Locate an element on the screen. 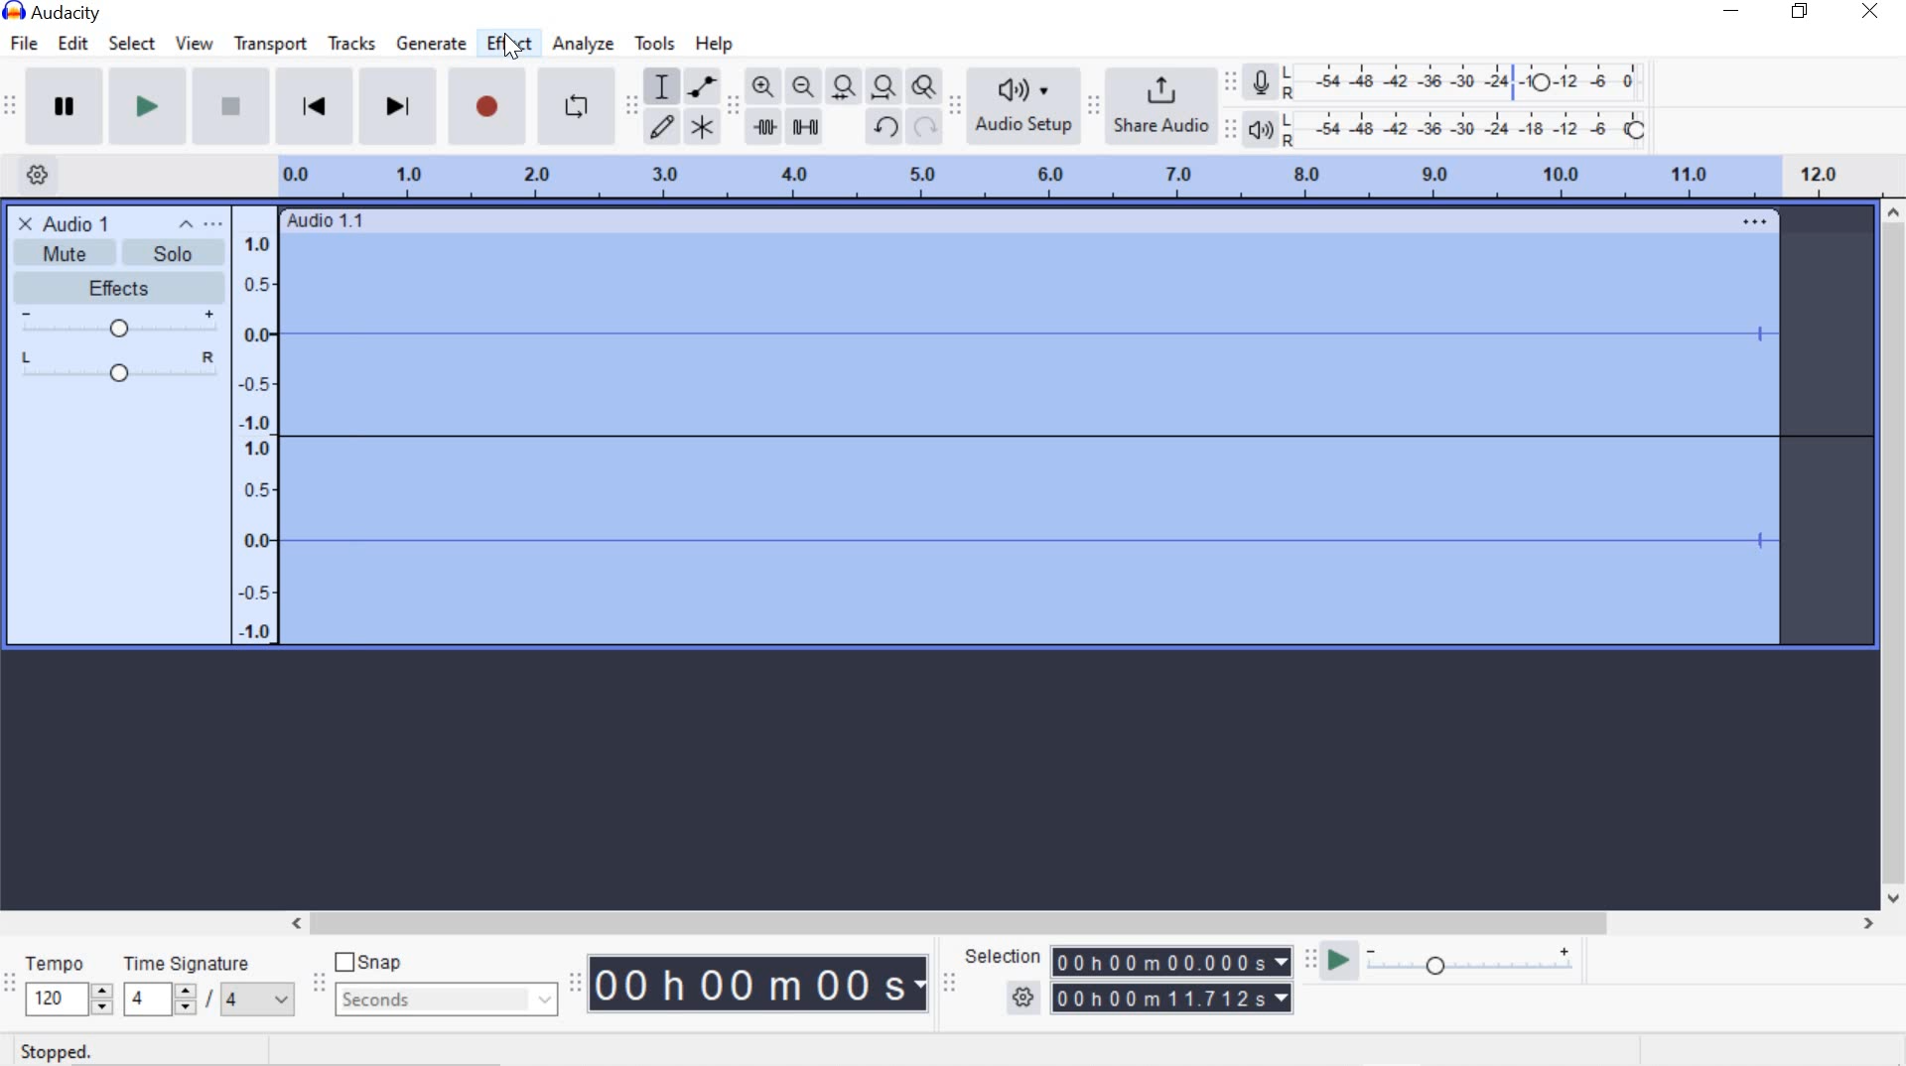  Snapping Toolbar is located at coordinates (322, 985).